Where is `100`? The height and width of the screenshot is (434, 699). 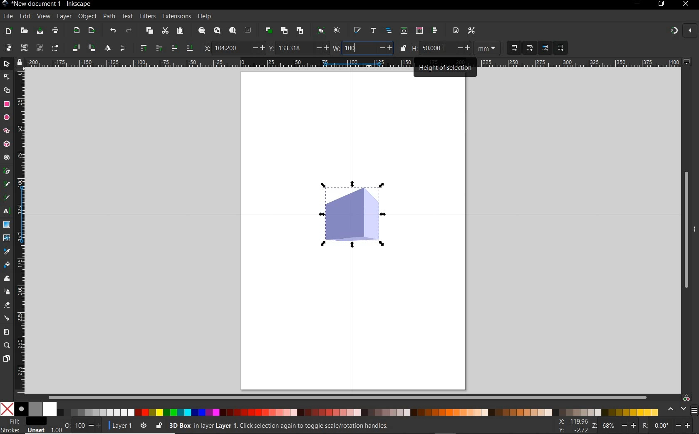 100 is located at coordinates (79, 426).